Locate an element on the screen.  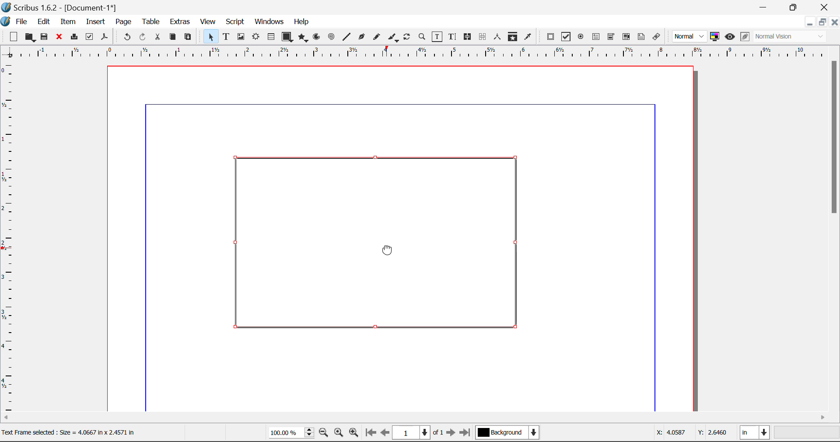
Minimize is located at coordinates (795, 7).